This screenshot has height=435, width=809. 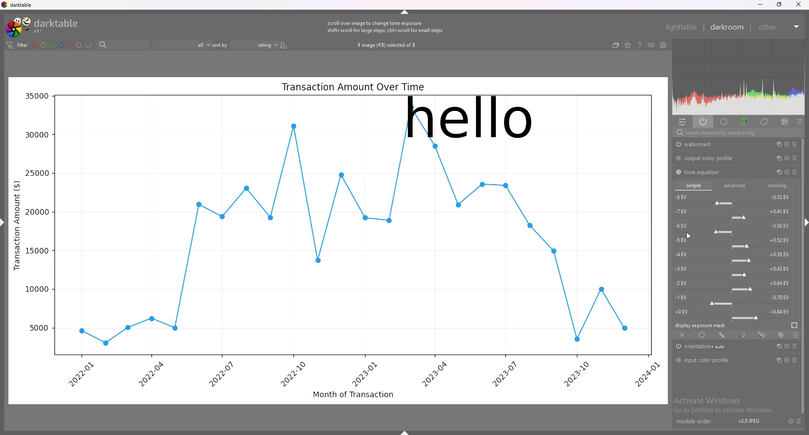 What do you see at coordinates (45, 27) in the screenshot?
I see `darktable logo` at bounding box center [45, 27].